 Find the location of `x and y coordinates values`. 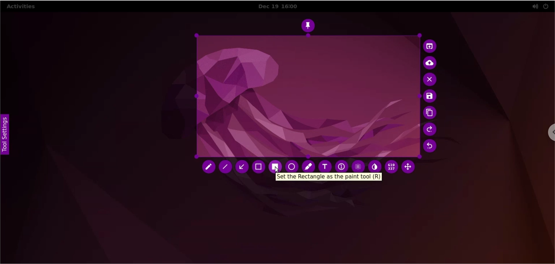

x and y coordinates values is located at coordinates (391, 168).